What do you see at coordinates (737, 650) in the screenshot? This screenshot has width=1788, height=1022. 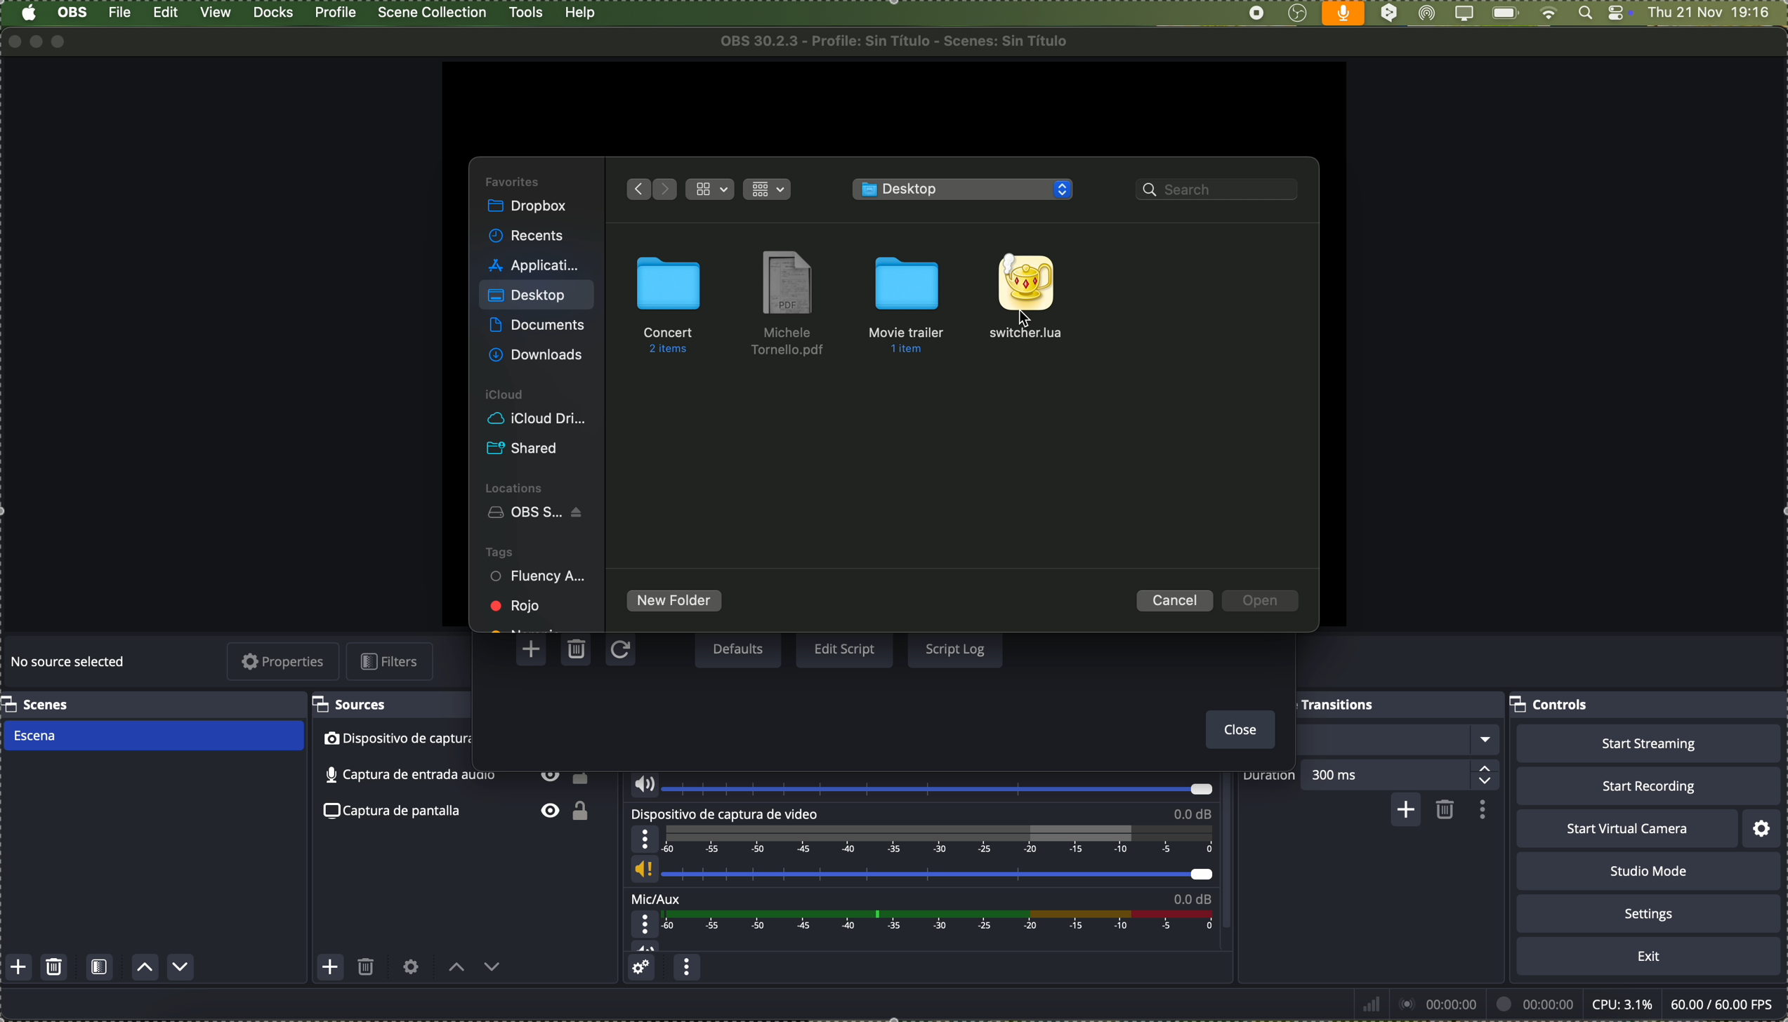 I see `defaults` at bounding box center [737, 650].